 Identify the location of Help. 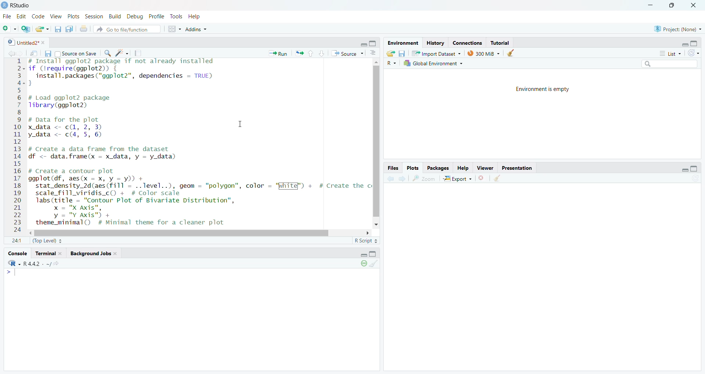
(195, 17).